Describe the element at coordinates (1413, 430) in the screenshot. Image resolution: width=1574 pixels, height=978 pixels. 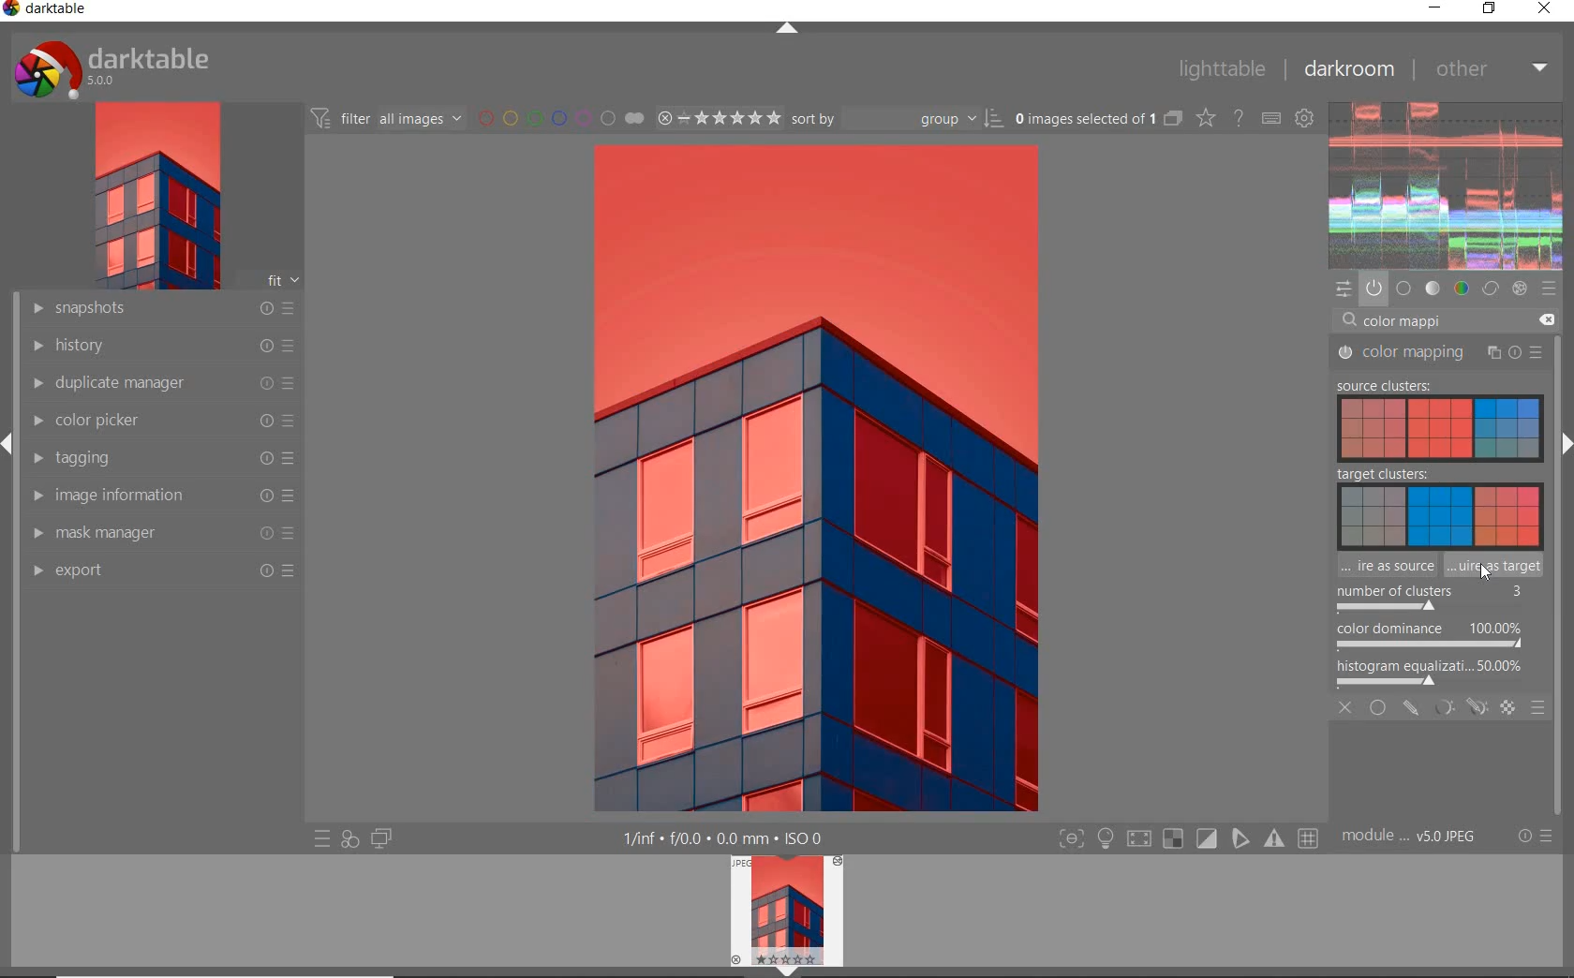
I see `Image` at that location.